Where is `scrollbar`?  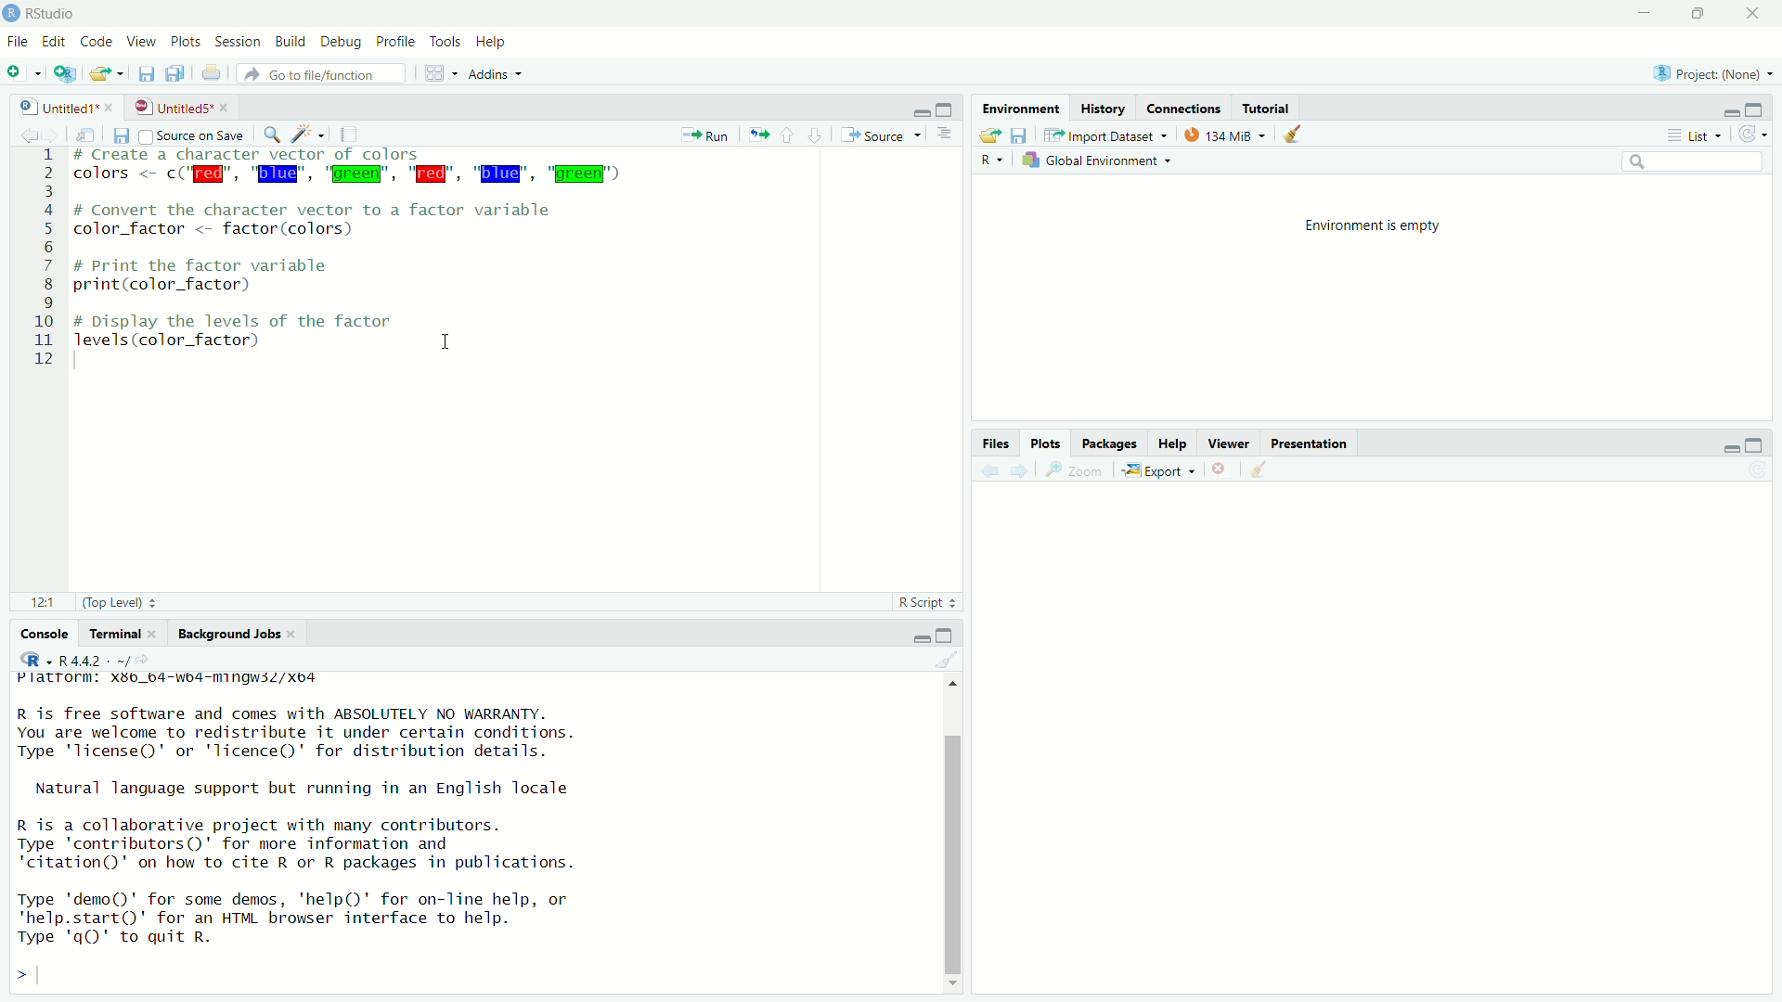
scrollbar is located at coordinates (956, 838).